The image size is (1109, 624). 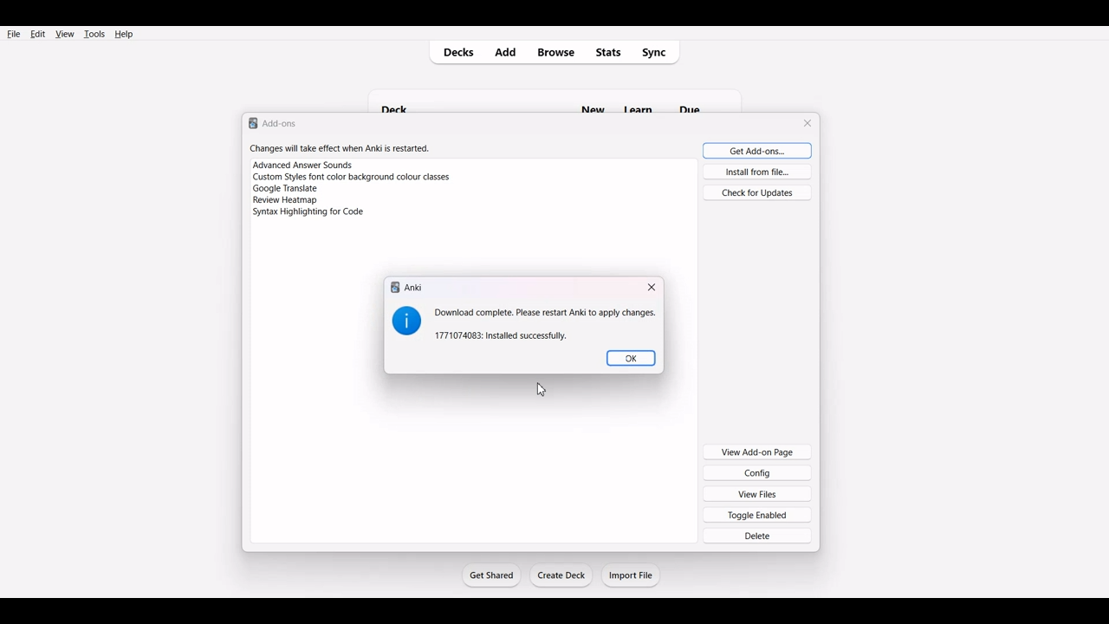 I want to click on Close, so click(x=652, y=286).